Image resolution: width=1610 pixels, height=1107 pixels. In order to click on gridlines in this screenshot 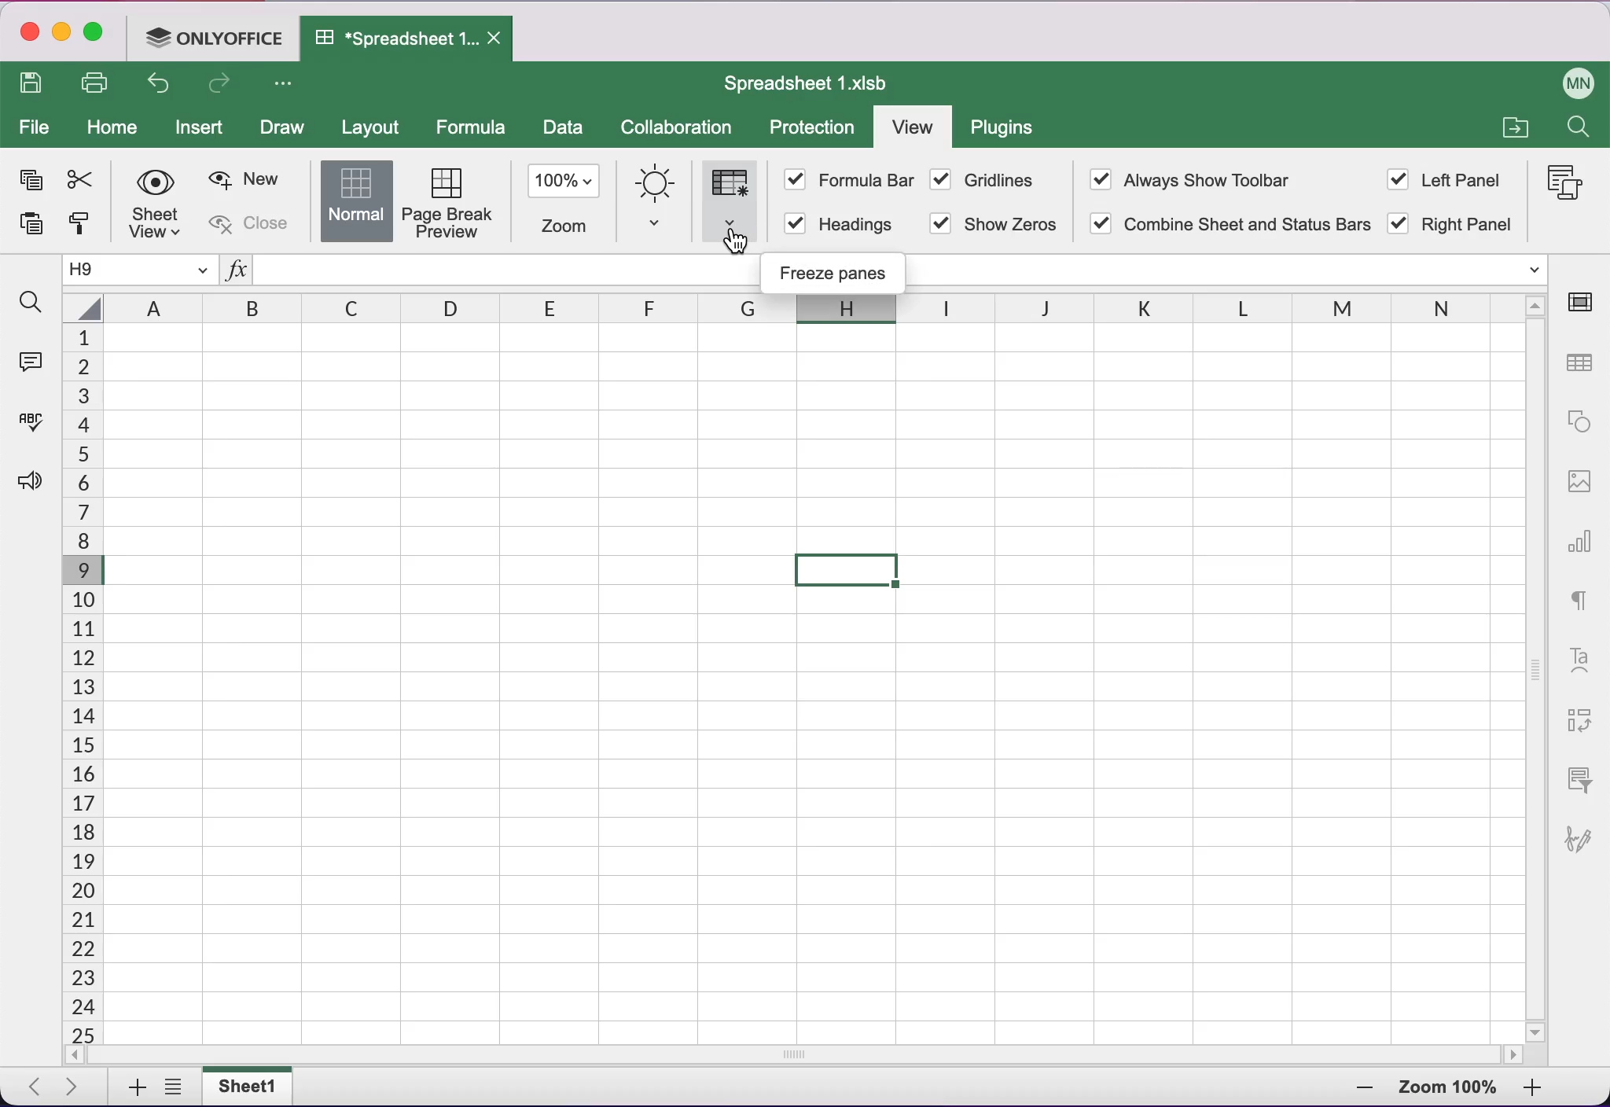, I will do `click(995, 183)`.